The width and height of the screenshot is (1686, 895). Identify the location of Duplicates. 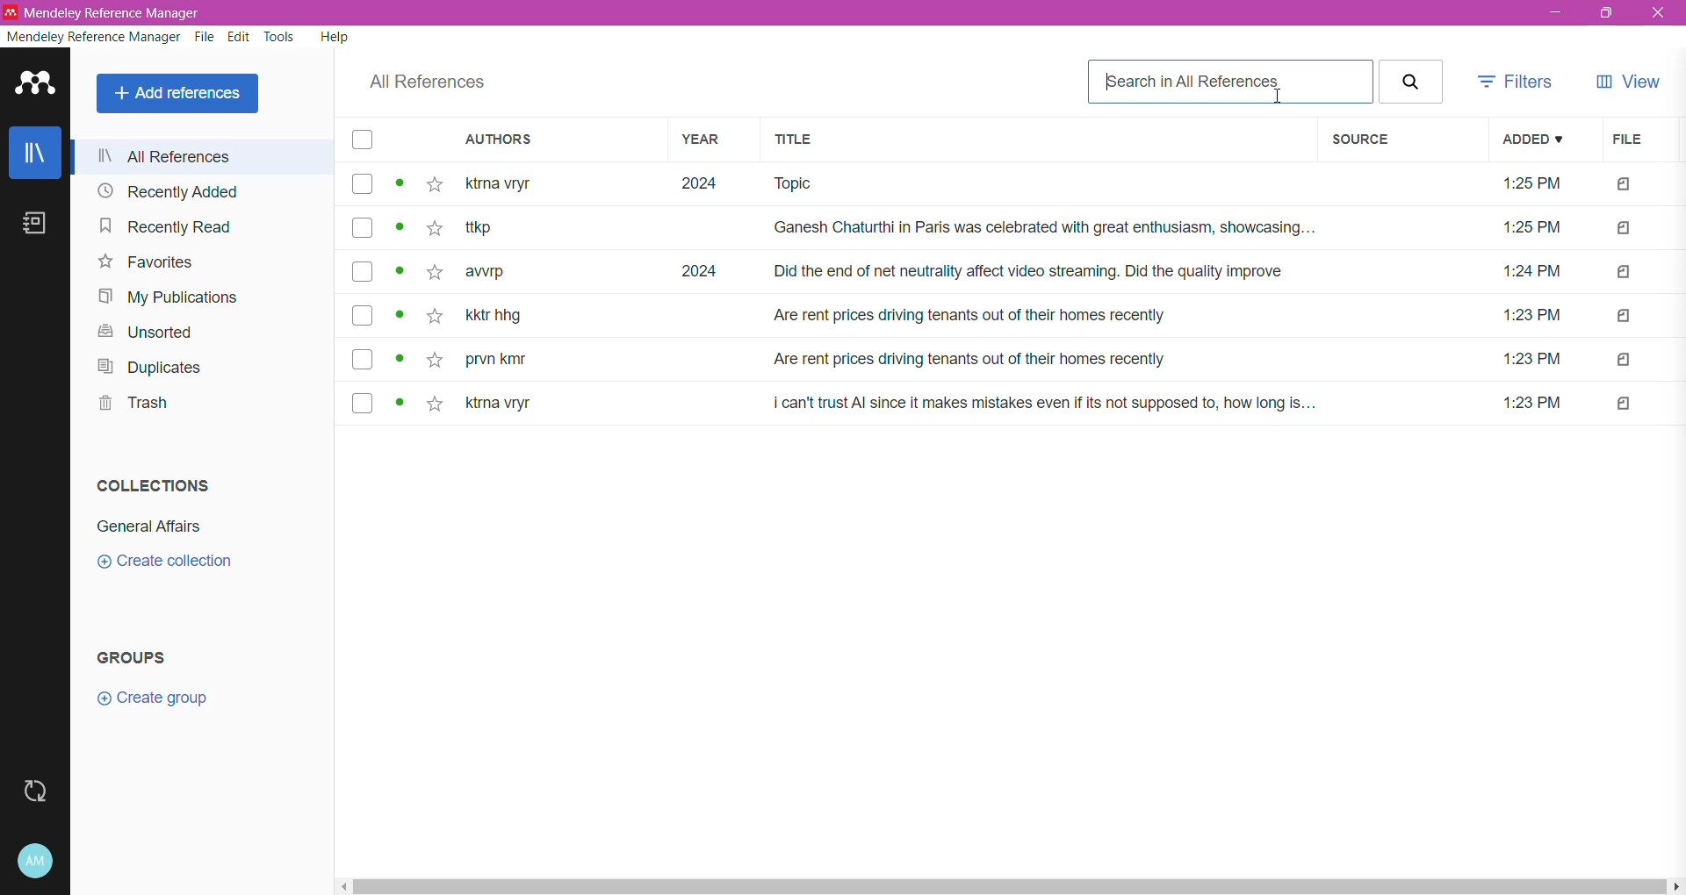
(160, 368).